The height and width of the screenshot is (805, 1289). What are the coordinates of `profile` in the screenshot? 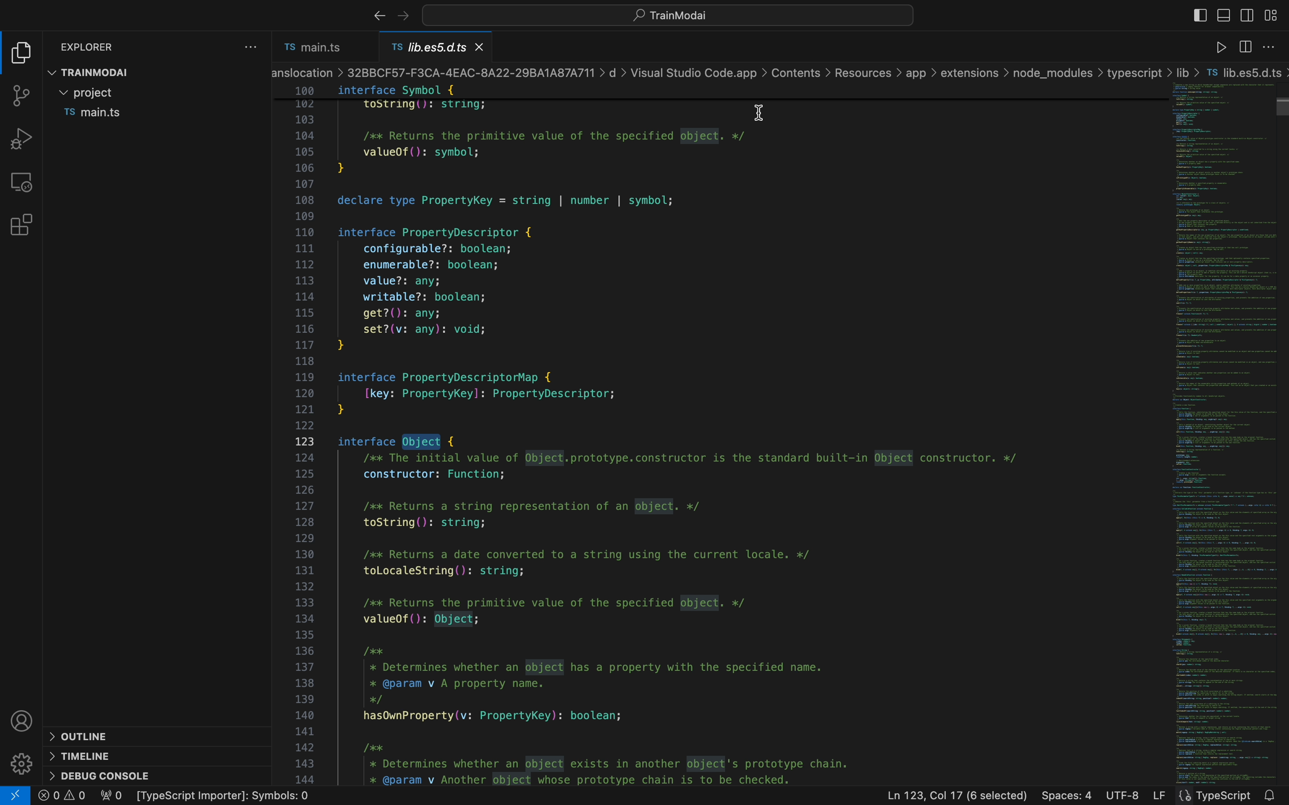 It's located at (25, 720).